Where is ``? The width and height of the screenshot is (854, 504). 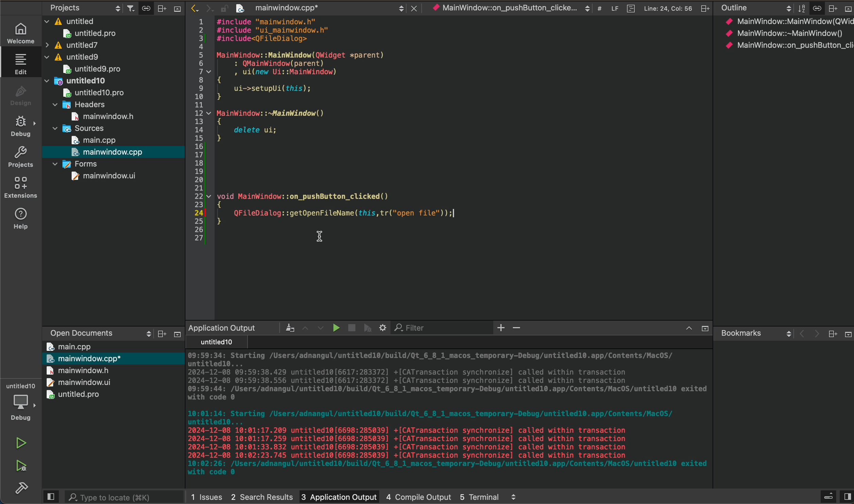  is located at coordinates (514, 497).